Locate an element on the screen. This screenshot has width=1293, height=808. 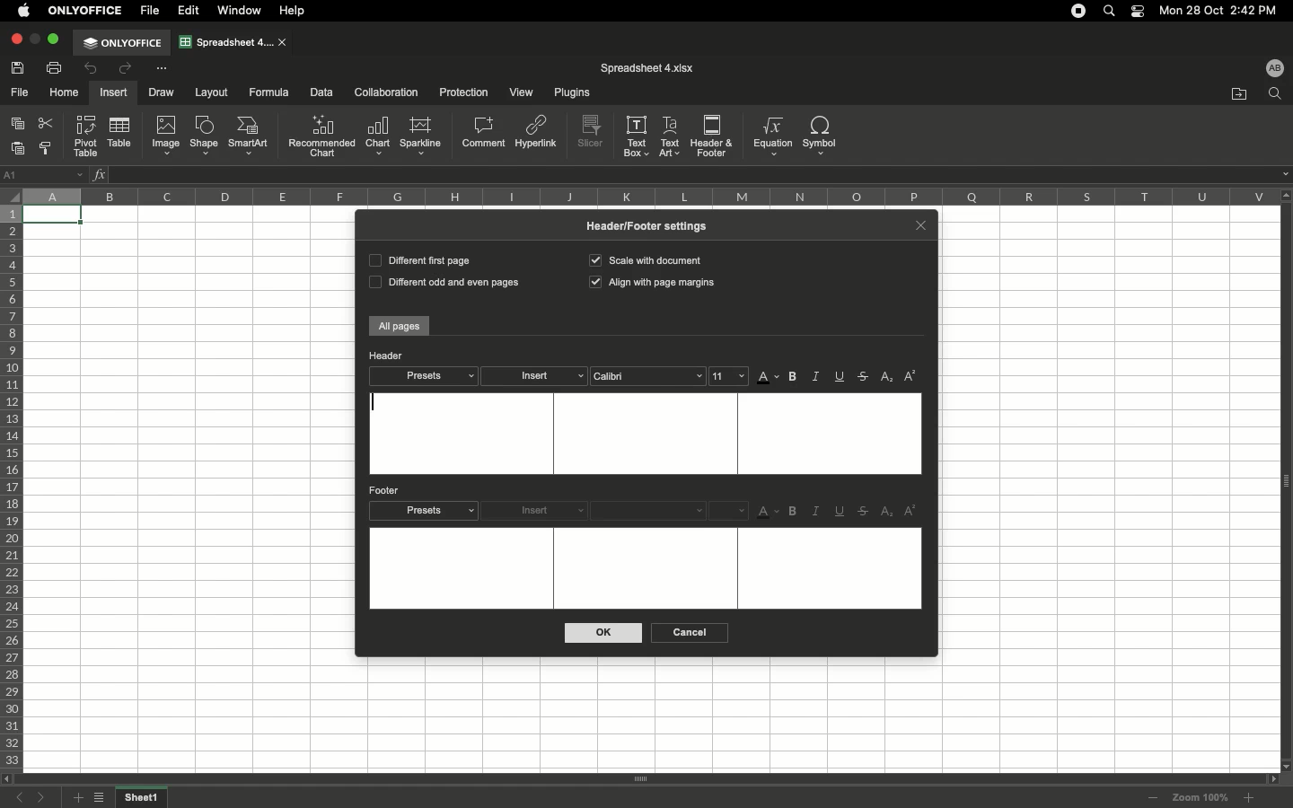
Zoom out is located at coordinates (1154, 799).